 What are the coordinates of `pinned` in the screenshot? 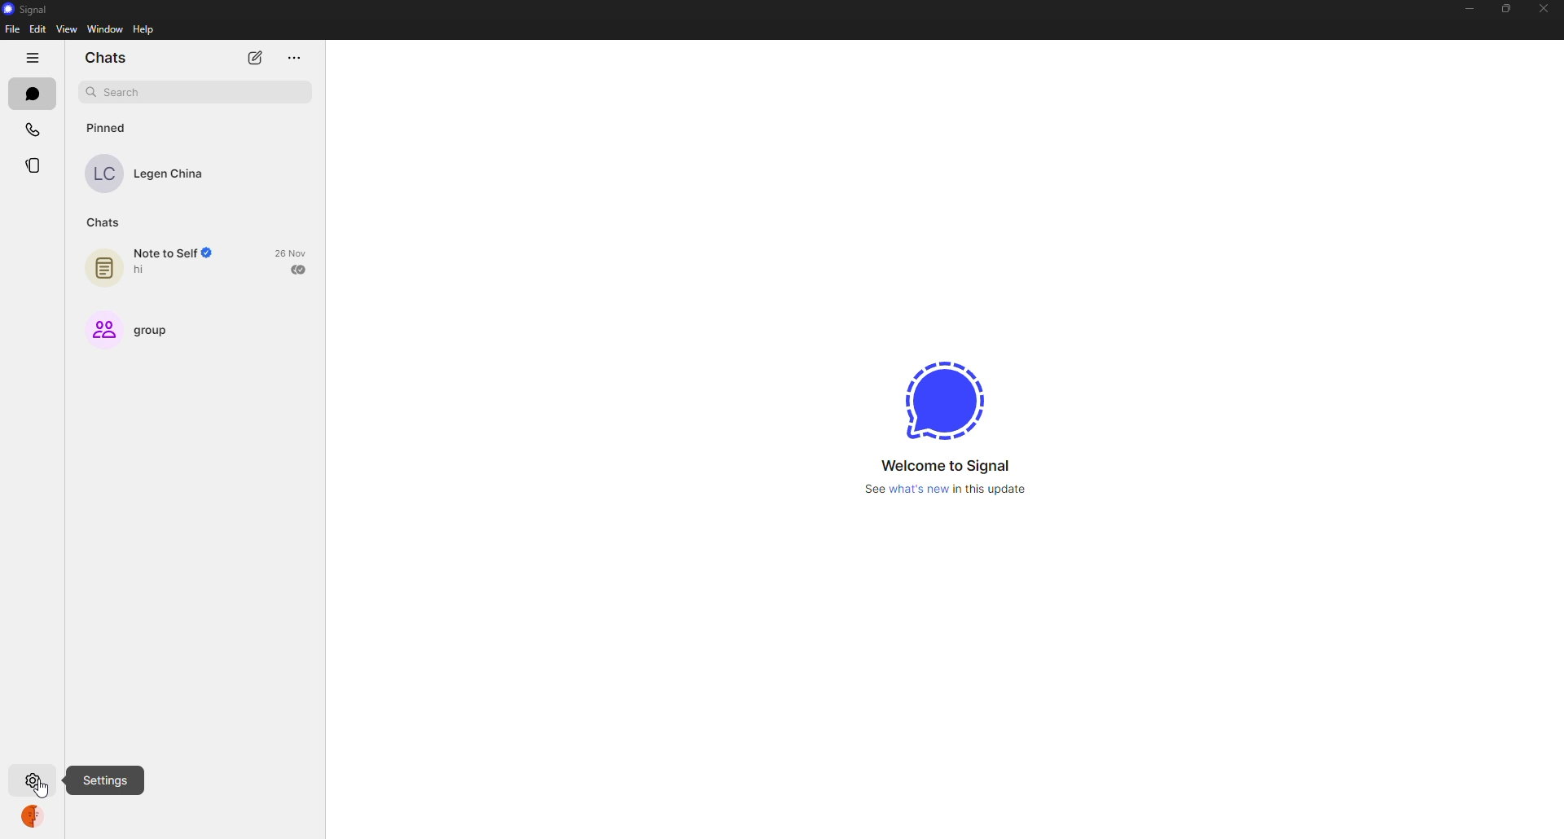 It's located at (105, 127).